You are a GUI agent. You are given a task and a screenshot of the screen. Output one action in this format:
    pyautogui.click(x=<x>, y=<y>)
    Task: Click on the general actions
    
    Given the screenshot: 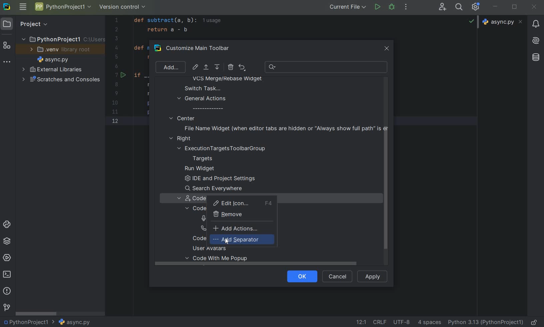 What is the action you would take?
    pyautogui.click(x=202, y=103)
    